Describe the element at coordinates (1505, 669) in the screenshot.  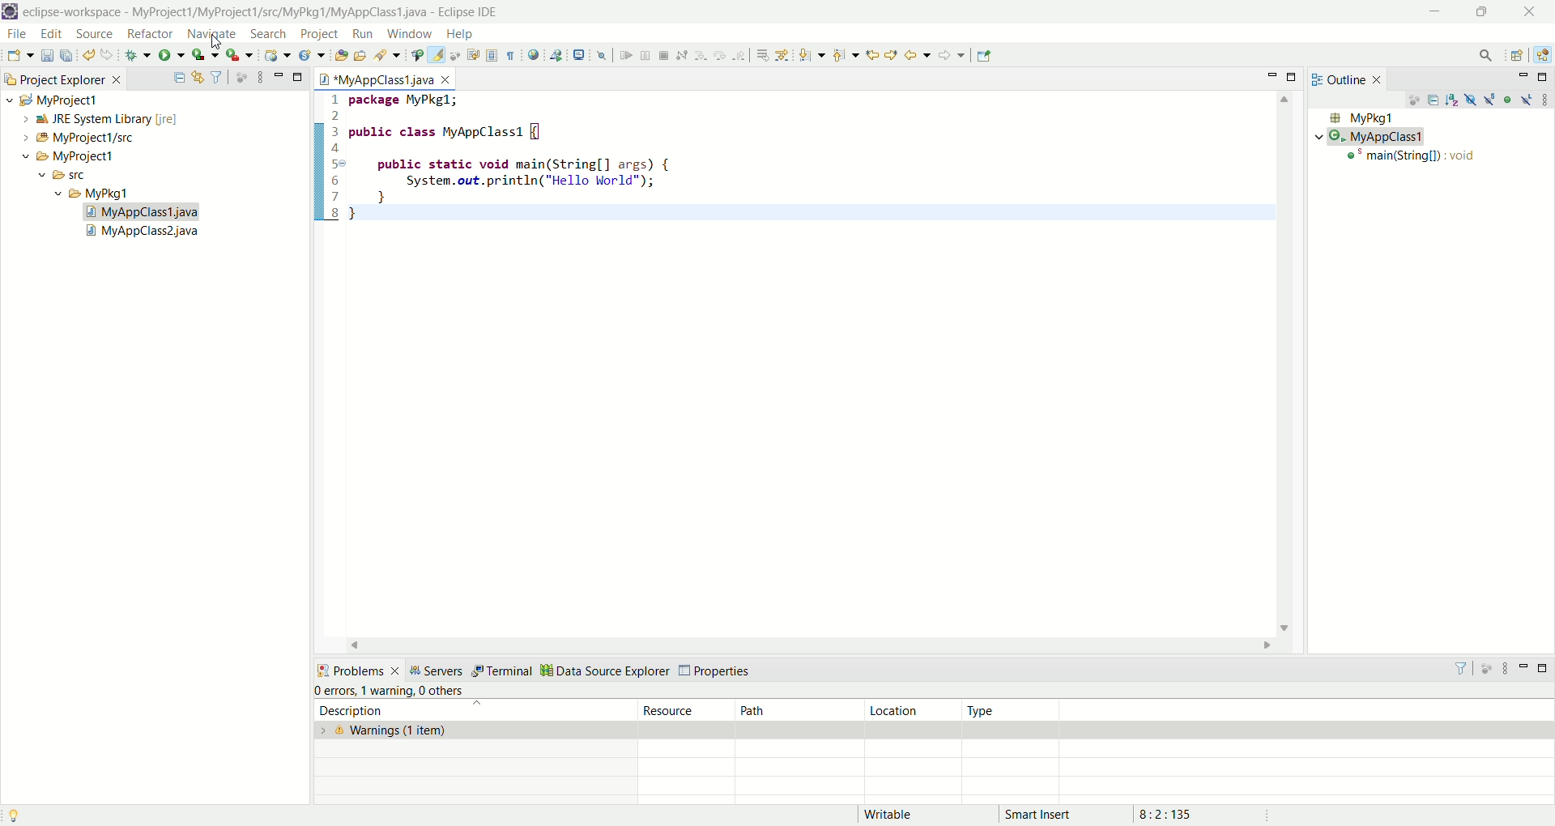
I see `view menu` at that location.